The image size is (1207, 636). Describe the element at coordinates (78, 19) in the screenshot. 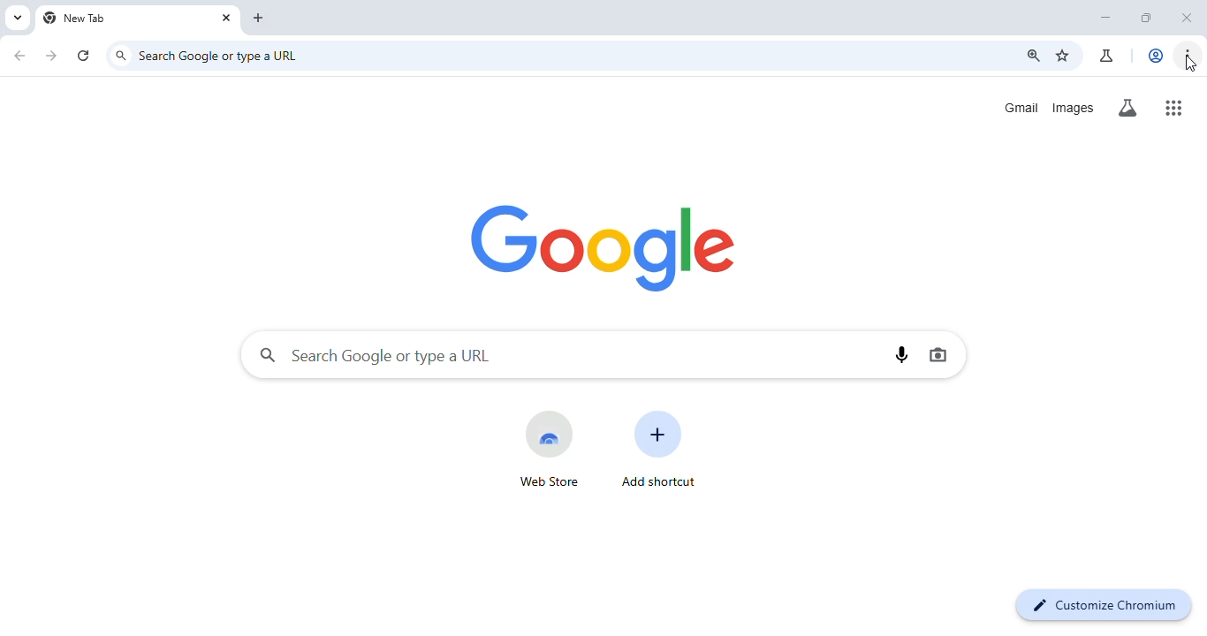

I see `new tab` at that location.